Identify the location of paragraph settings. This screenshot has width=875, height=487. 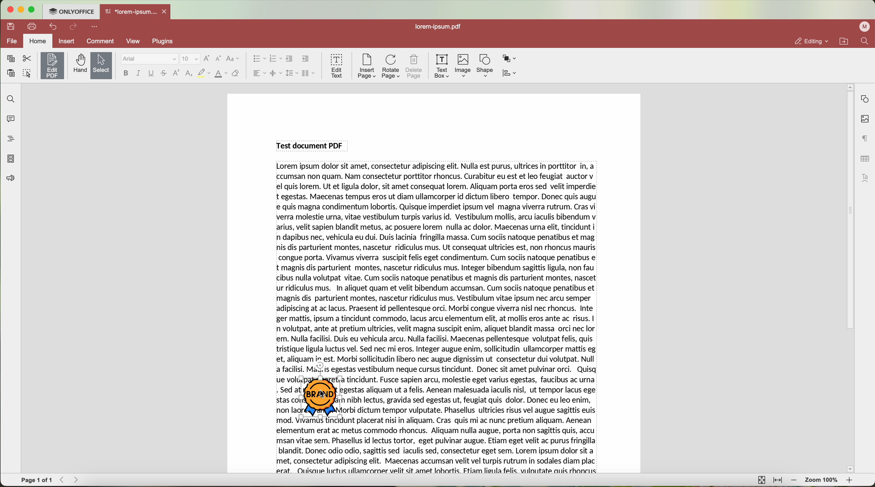
(865, 138).